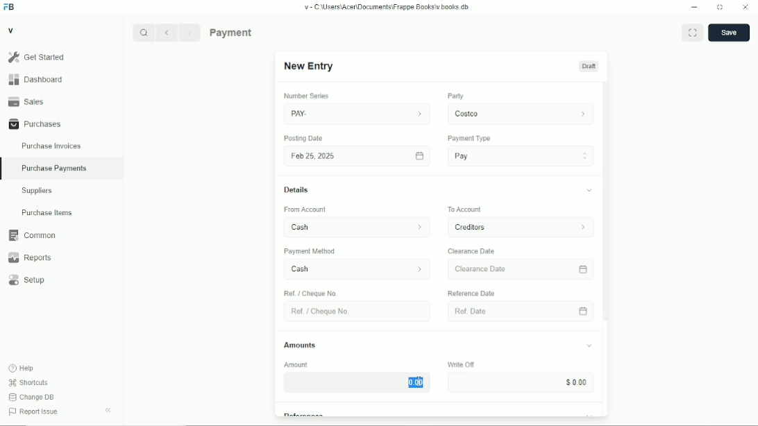 This screenshot has height=426, width=758. I want to click on v= C Wsers\Acen\Documents\Frappe Books\v books db, so click(387, 7).